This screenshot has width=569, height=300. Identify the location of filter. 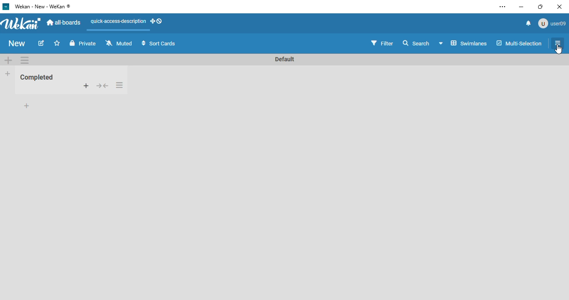
(382, 43).